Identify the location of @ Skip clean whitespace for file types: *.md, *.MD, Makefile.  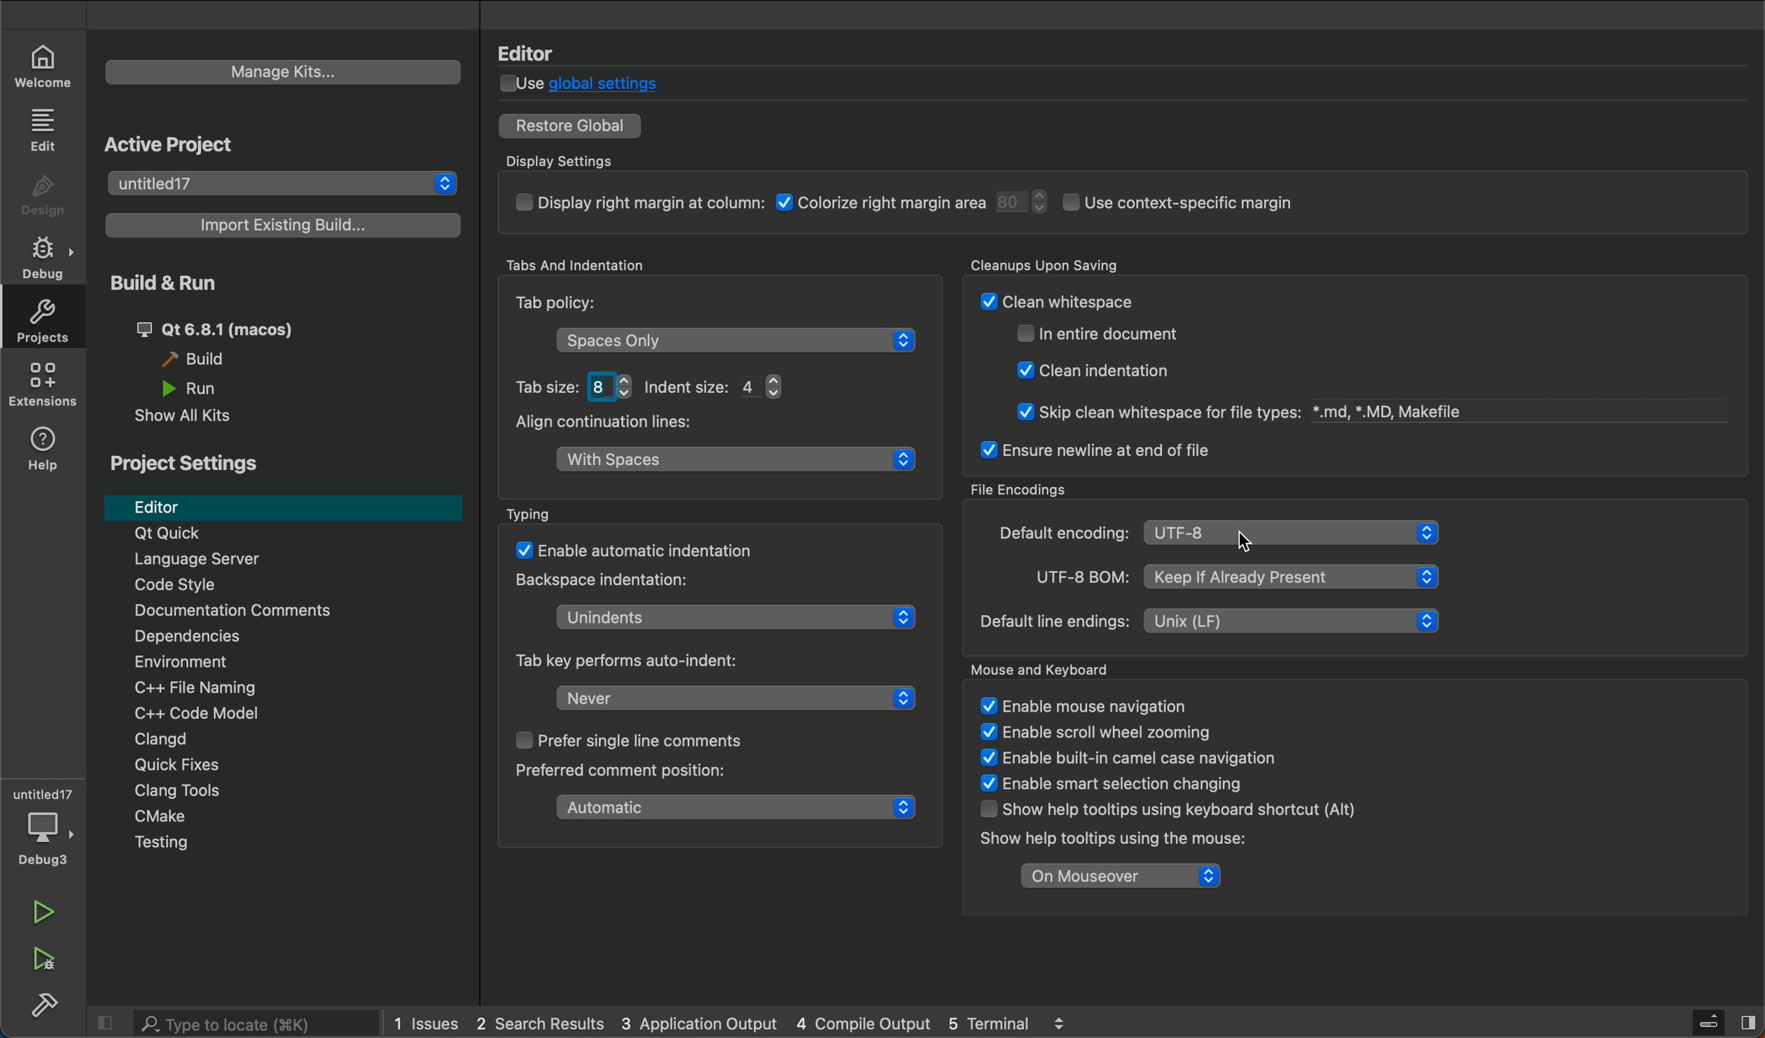
(1247, 410).